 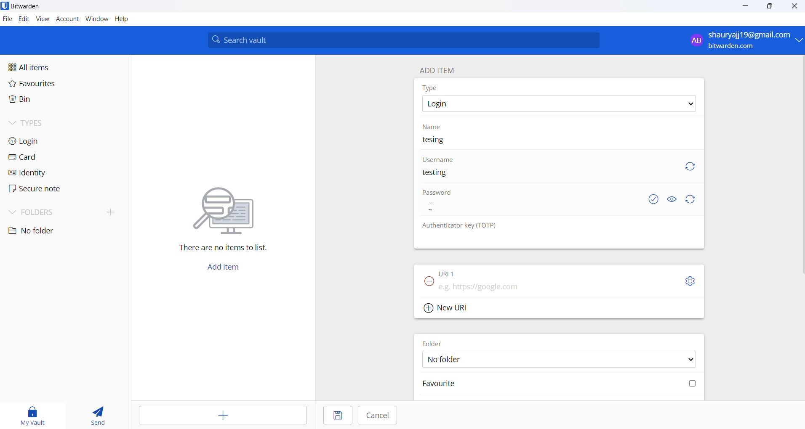 I want to click on minimize, so click(x=746, y=7).